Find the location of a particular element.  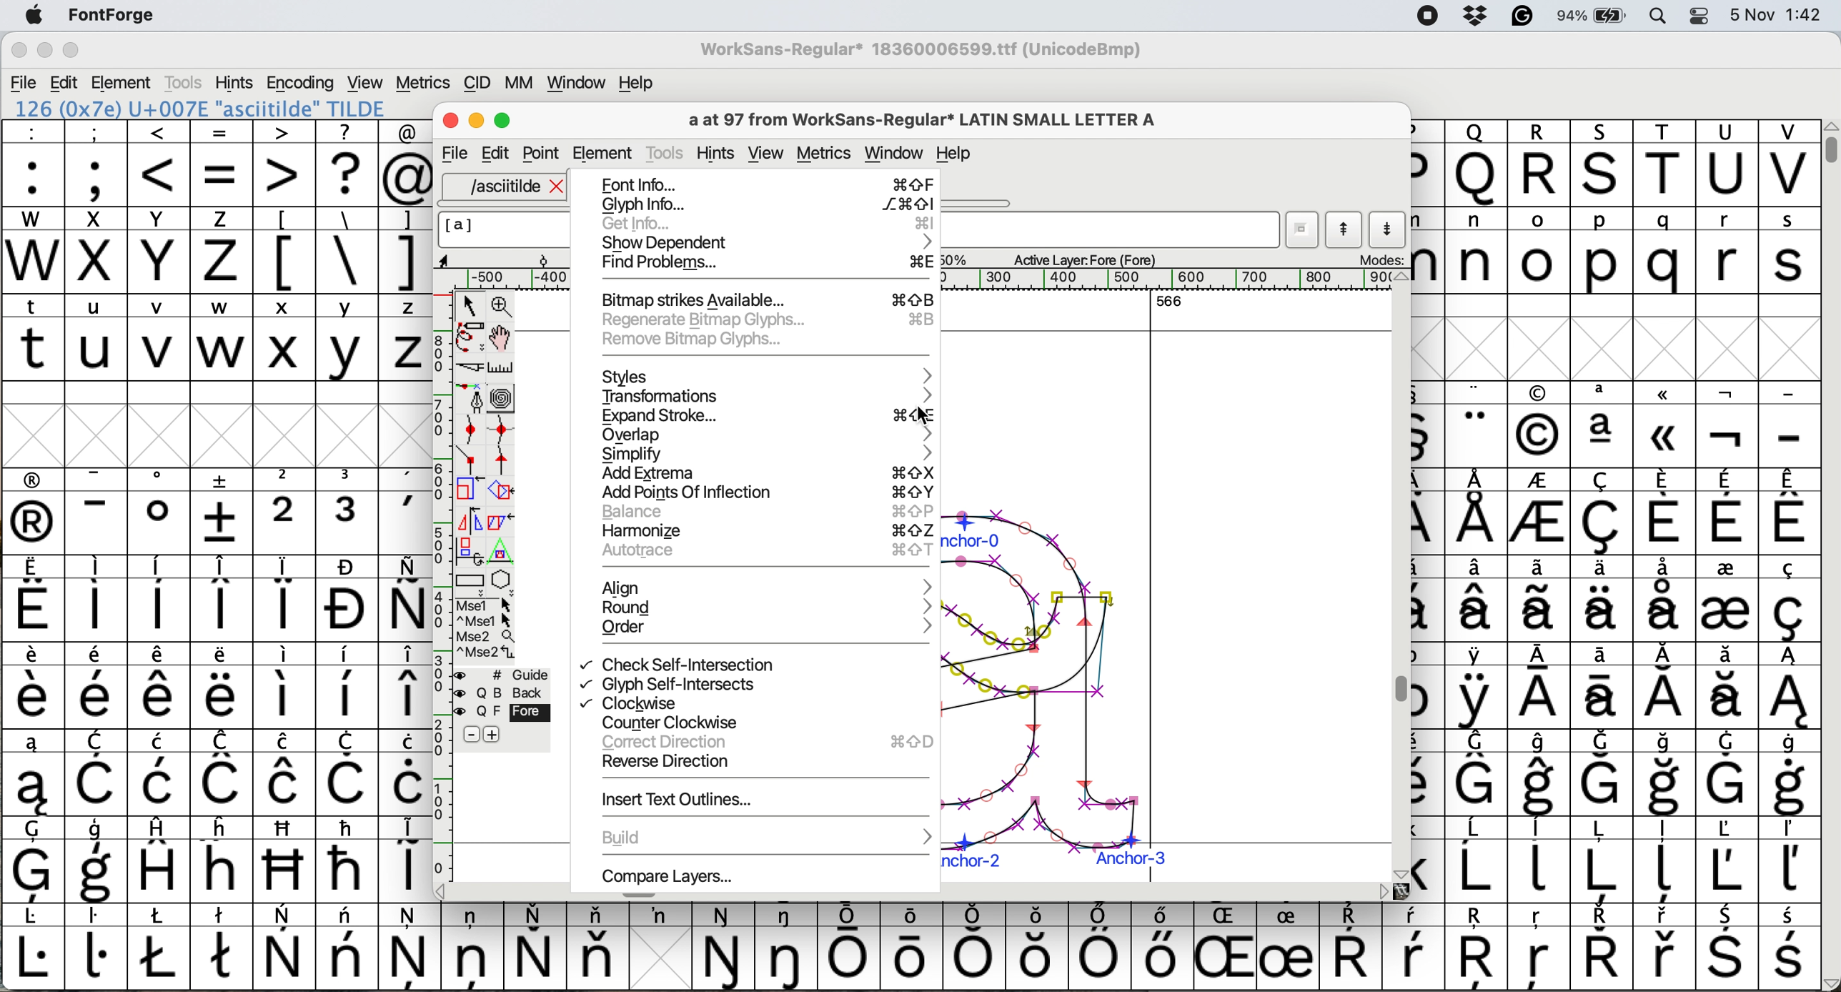

spotlight search is located at coordinates (1663, 15).